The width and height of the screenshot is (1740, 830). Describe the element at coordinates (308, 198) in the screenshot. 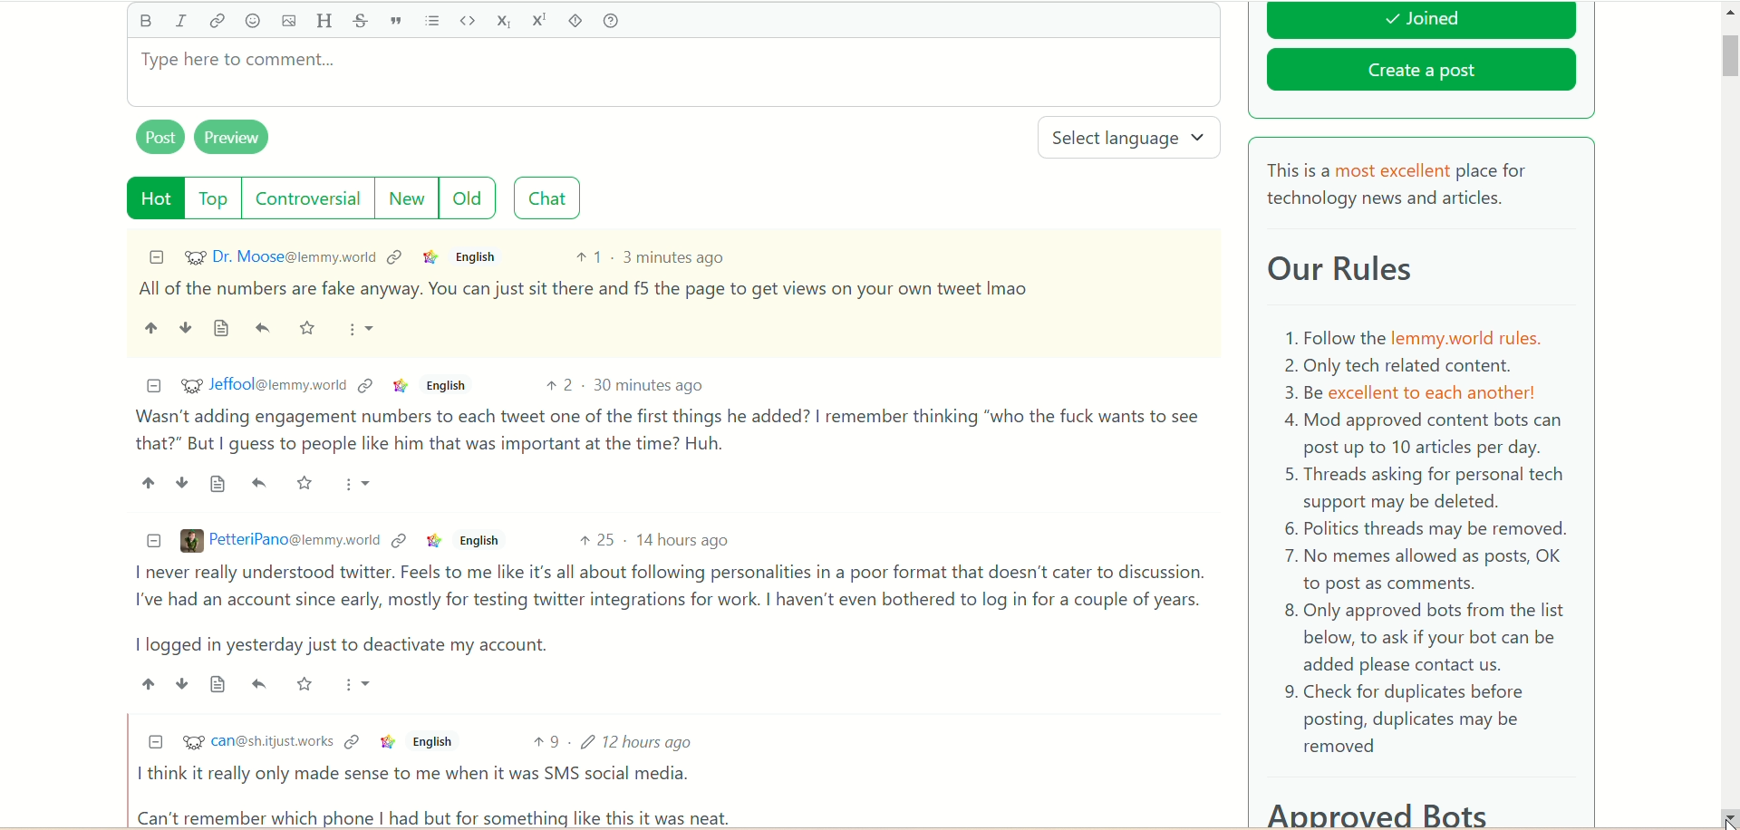

I see `controversial` at that location.